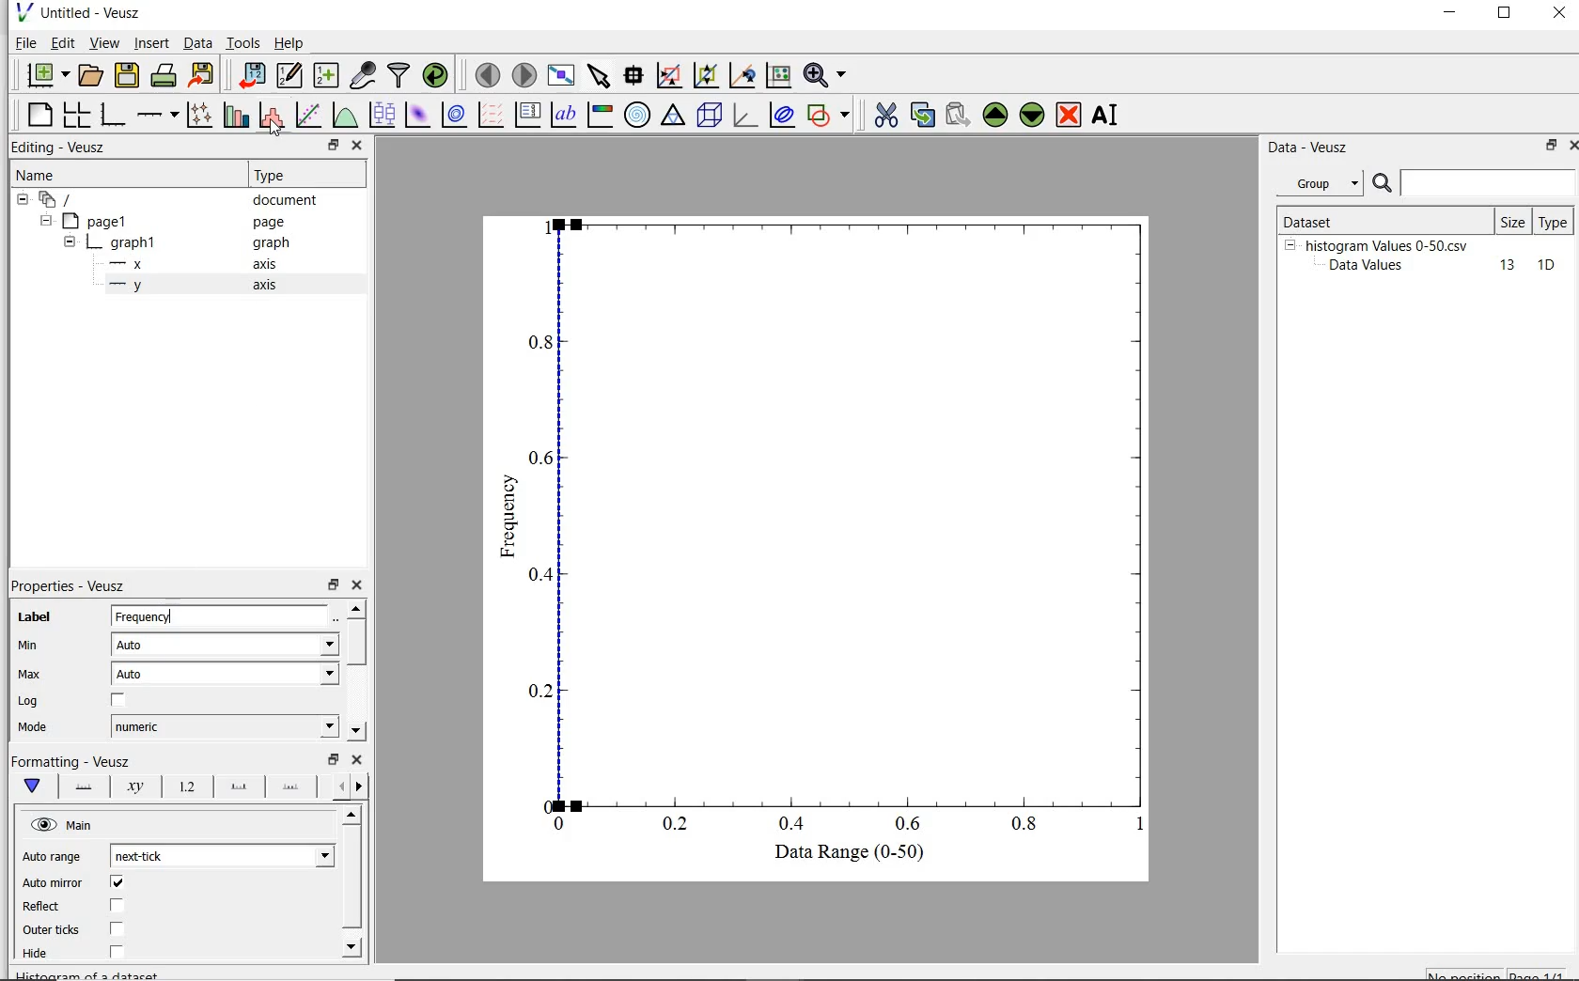 This screenshot has width=1579, height=981. I want to click on hide, so click(65, 825).